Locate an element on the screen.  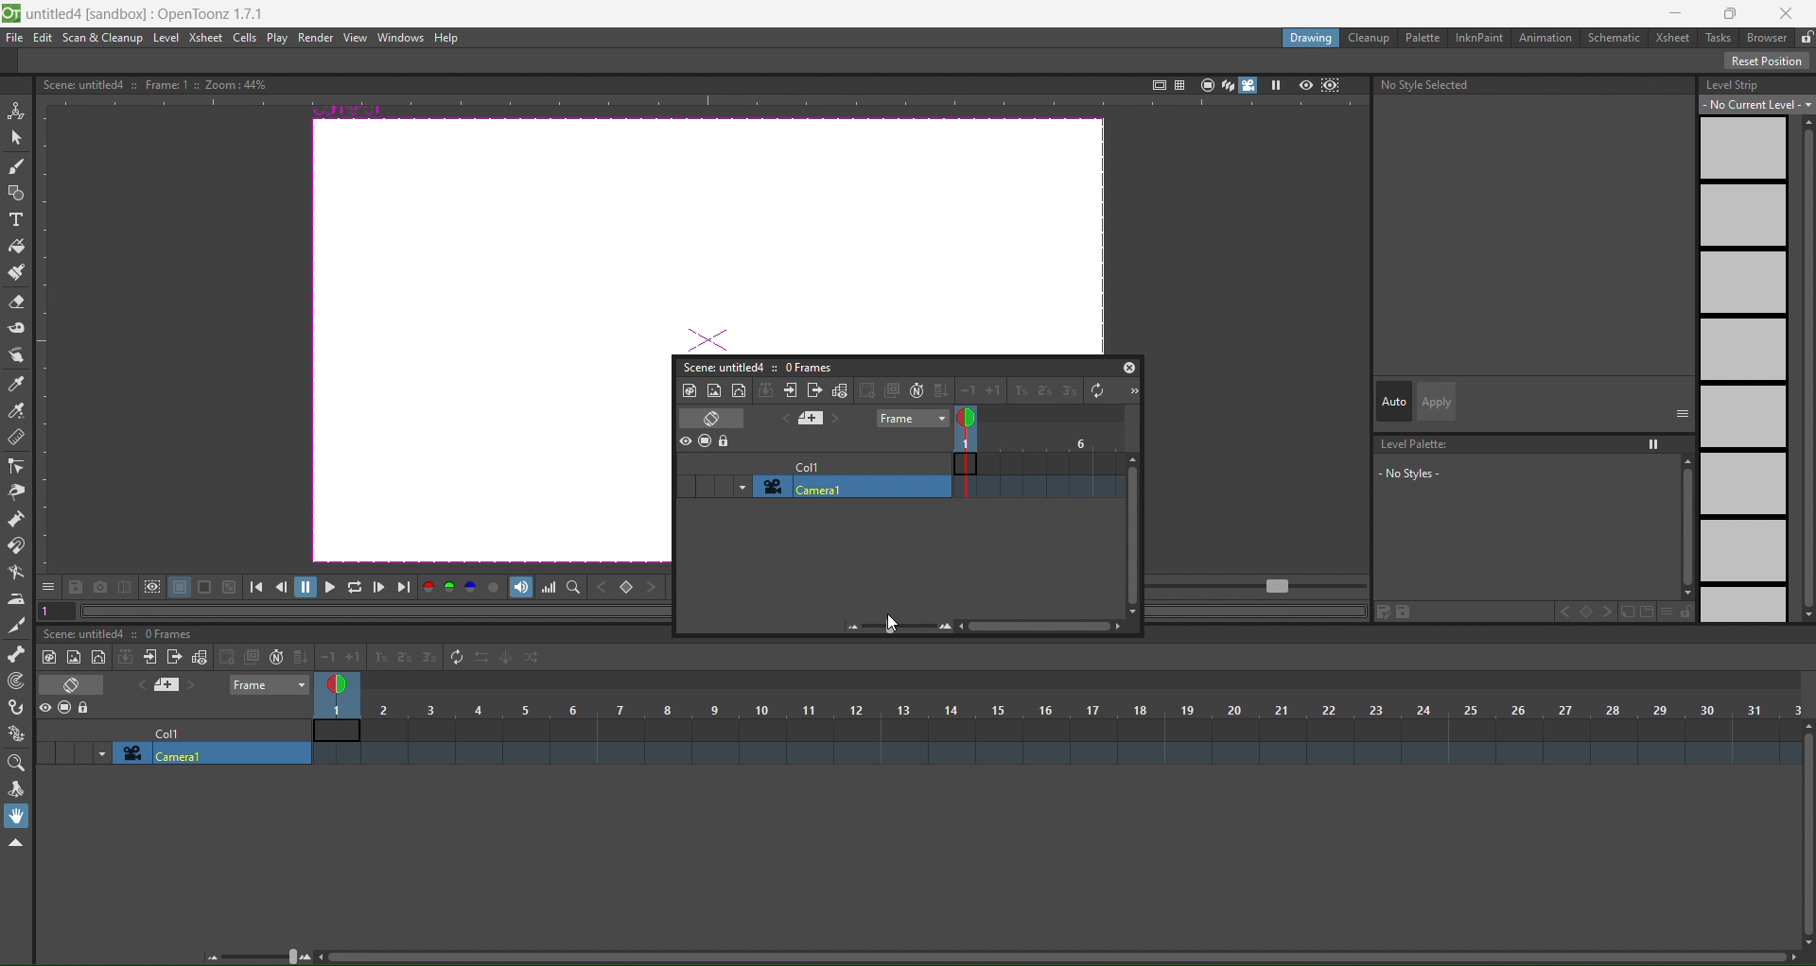
close is located at coordinates (1129, 367).